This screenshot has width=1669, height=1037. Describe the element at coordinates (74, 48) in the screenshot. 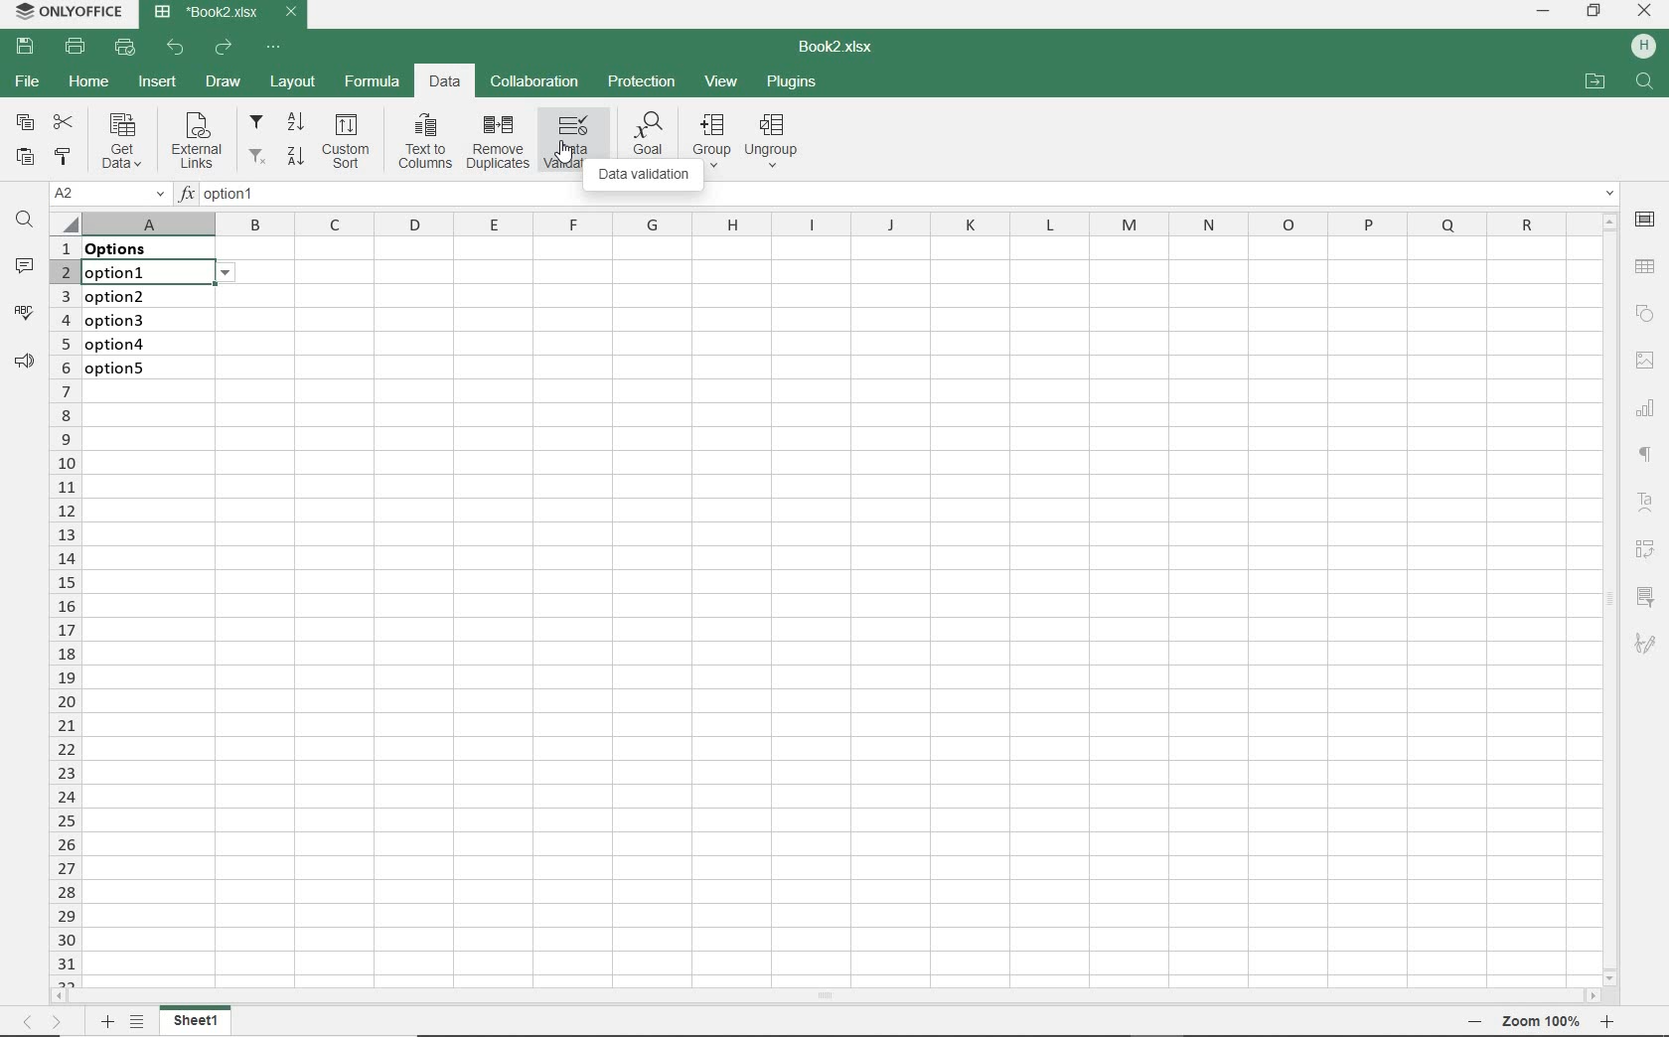

I see `PRINT` at that location.